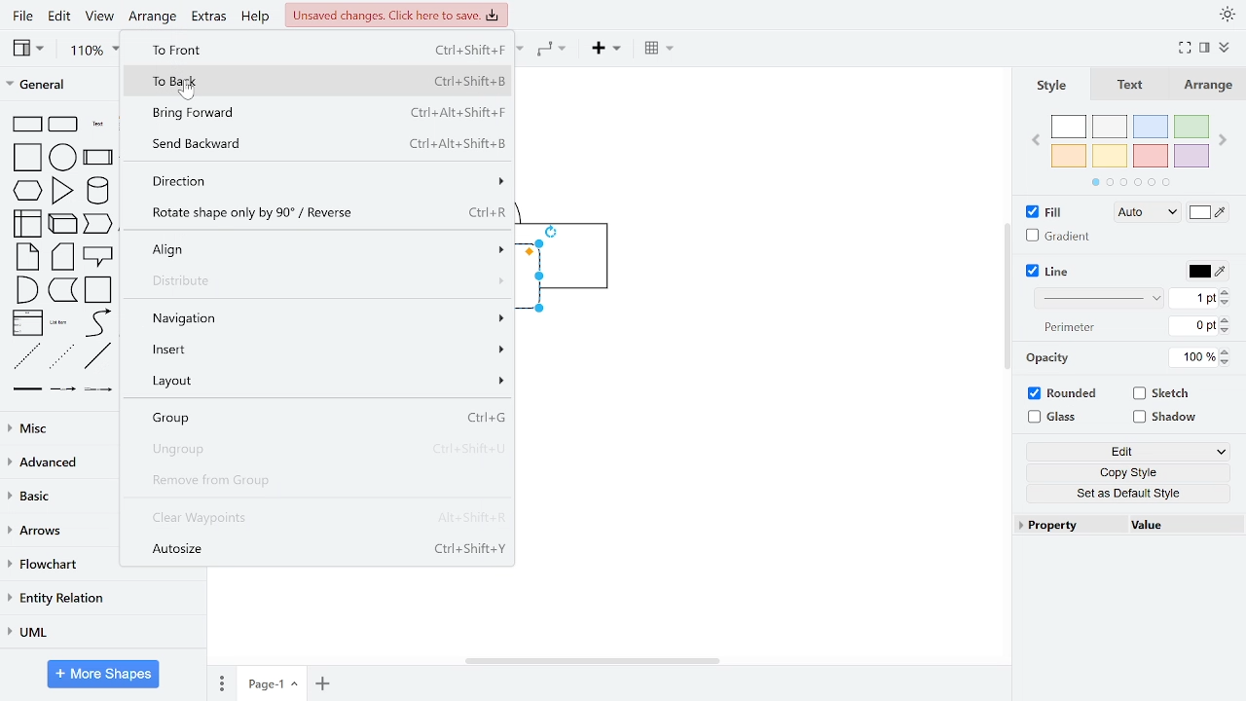 Image resolution: width=1246 pixels, height=701 pixels. I want to click on curve, so click(97, 323).